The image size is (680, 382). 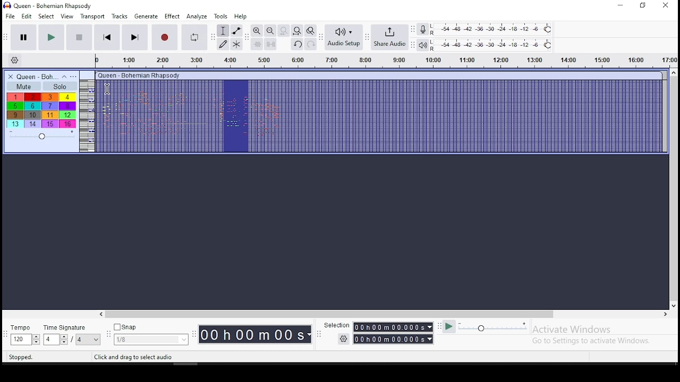 I want to click on tracks, so click(x=120, y=16).